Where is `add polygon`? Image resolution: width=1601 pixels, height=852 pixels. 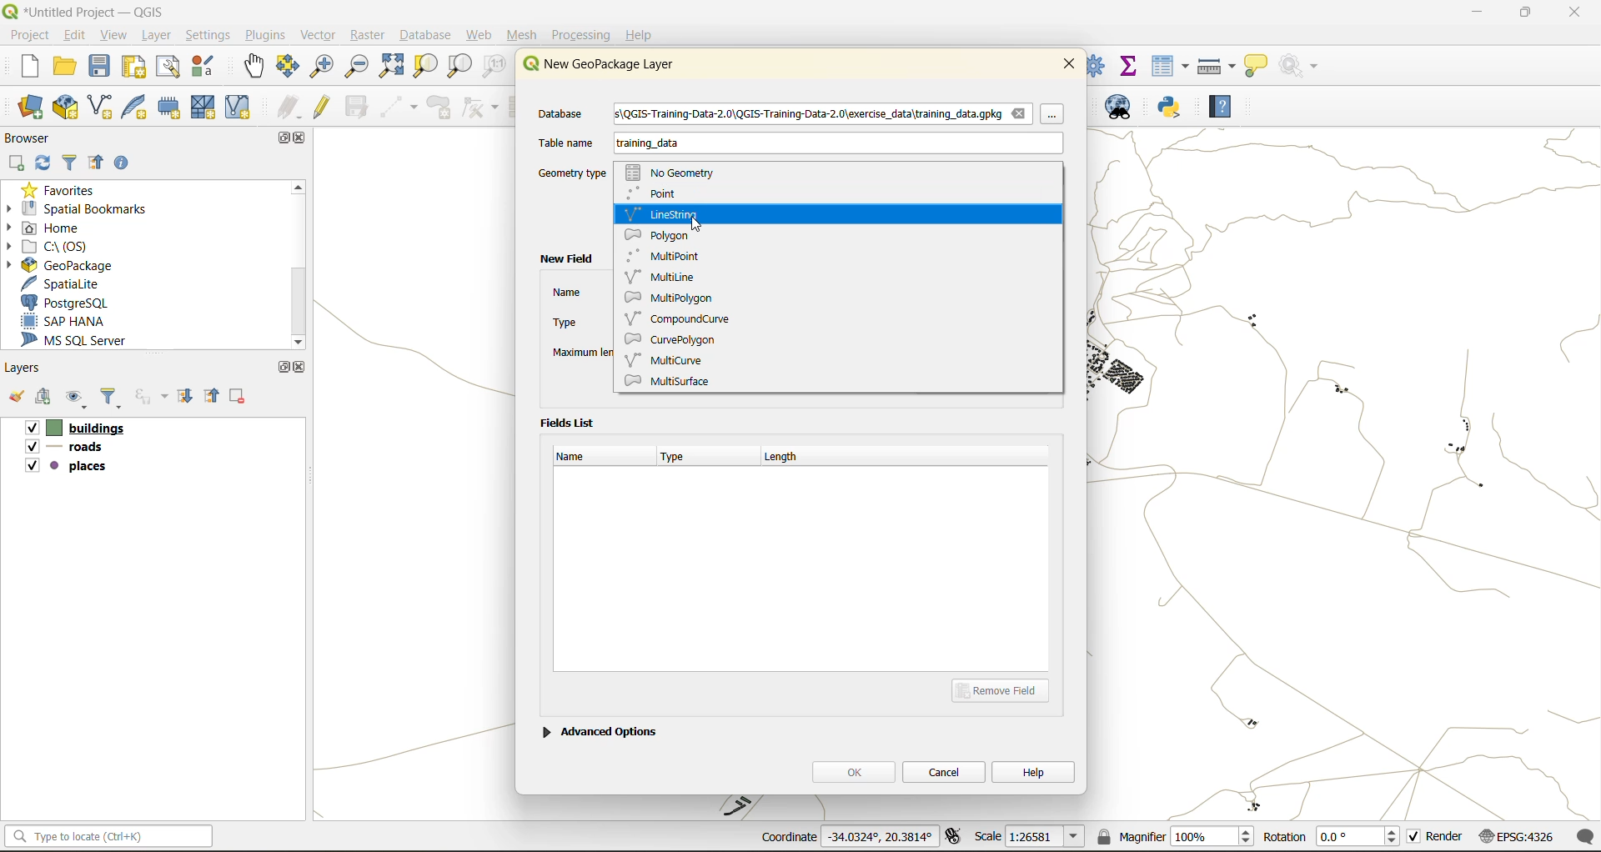 add polygon is located at coordinates (441, 112).